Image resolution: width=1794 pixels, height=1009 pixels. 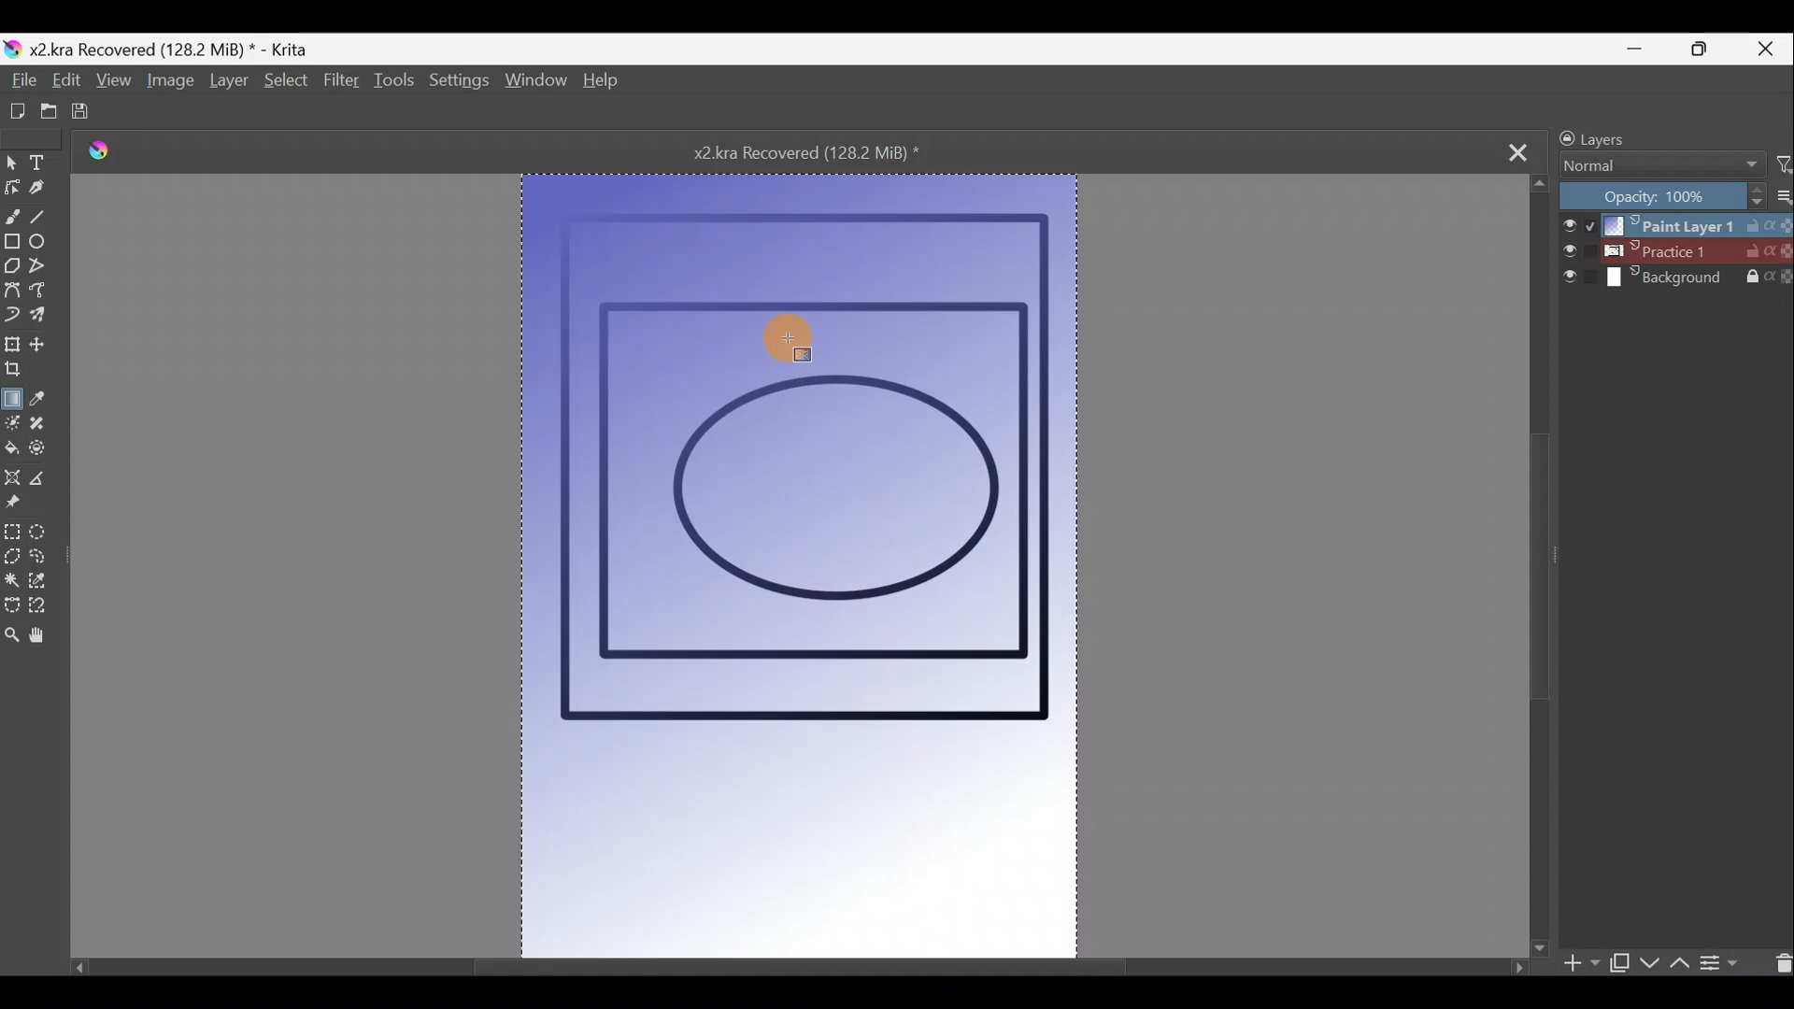 What do you see at coordinates (397, 85) in the screenshot?
I see `Tools` at bounding box center [397, 85].